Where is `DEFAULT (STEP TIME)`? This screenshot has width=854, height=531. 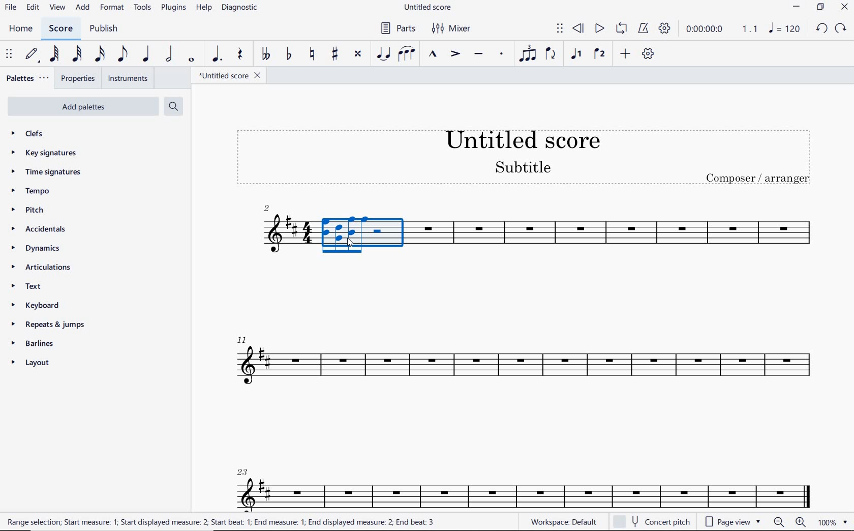
DEFAULT (STEP TIME) is located at coordinates (33, 54).